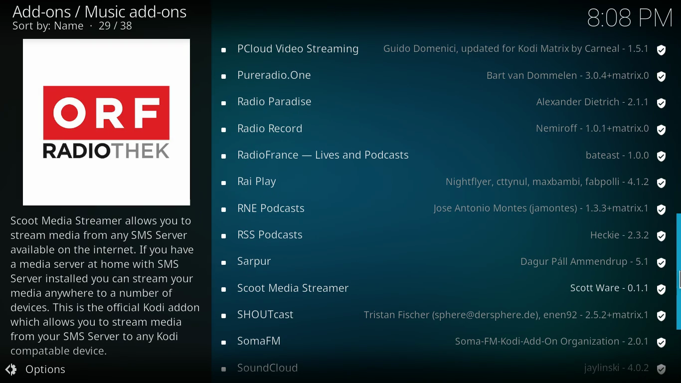 The width and height of the screenshot is (681, 383). What do you see at coordinates (603, 128) in the screenshot?
I see `provider` at bounding box center [603, 128].